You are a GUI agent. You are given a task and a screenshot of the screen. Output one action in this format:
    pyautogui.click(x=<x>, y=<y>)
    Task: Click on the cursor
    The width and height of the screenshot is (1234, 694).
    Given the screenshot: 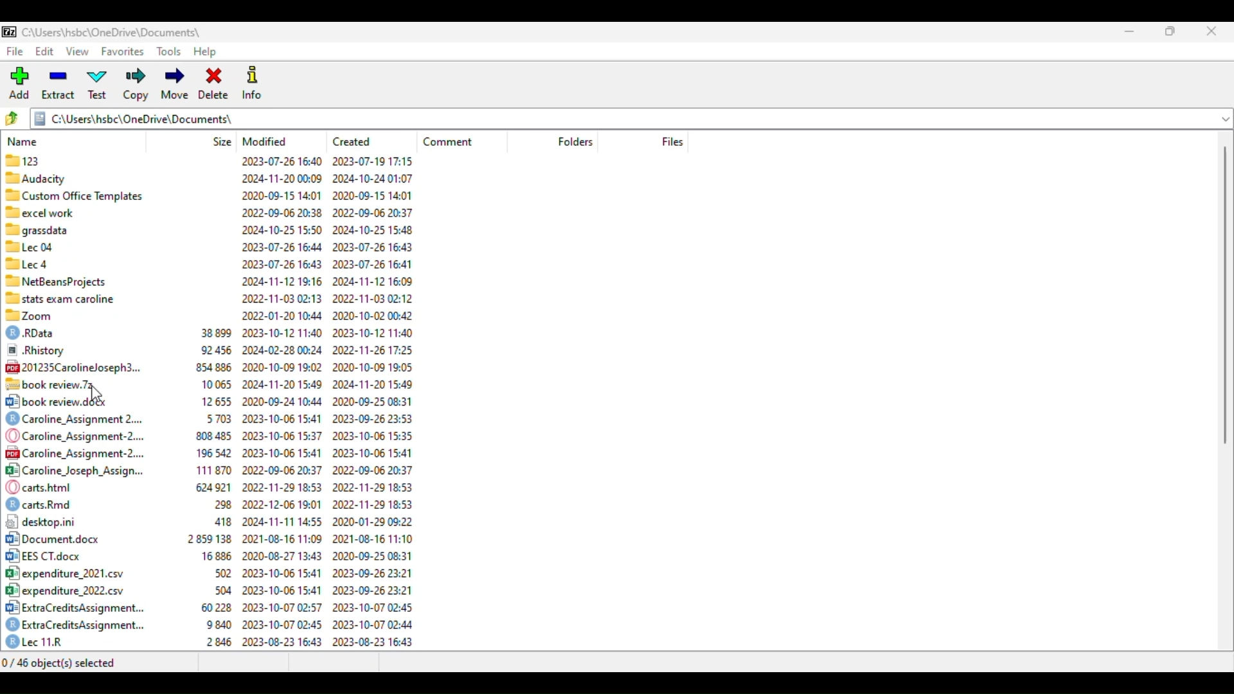 What is the action you would take?
    pyautogui.click(x=97, y=394)
    